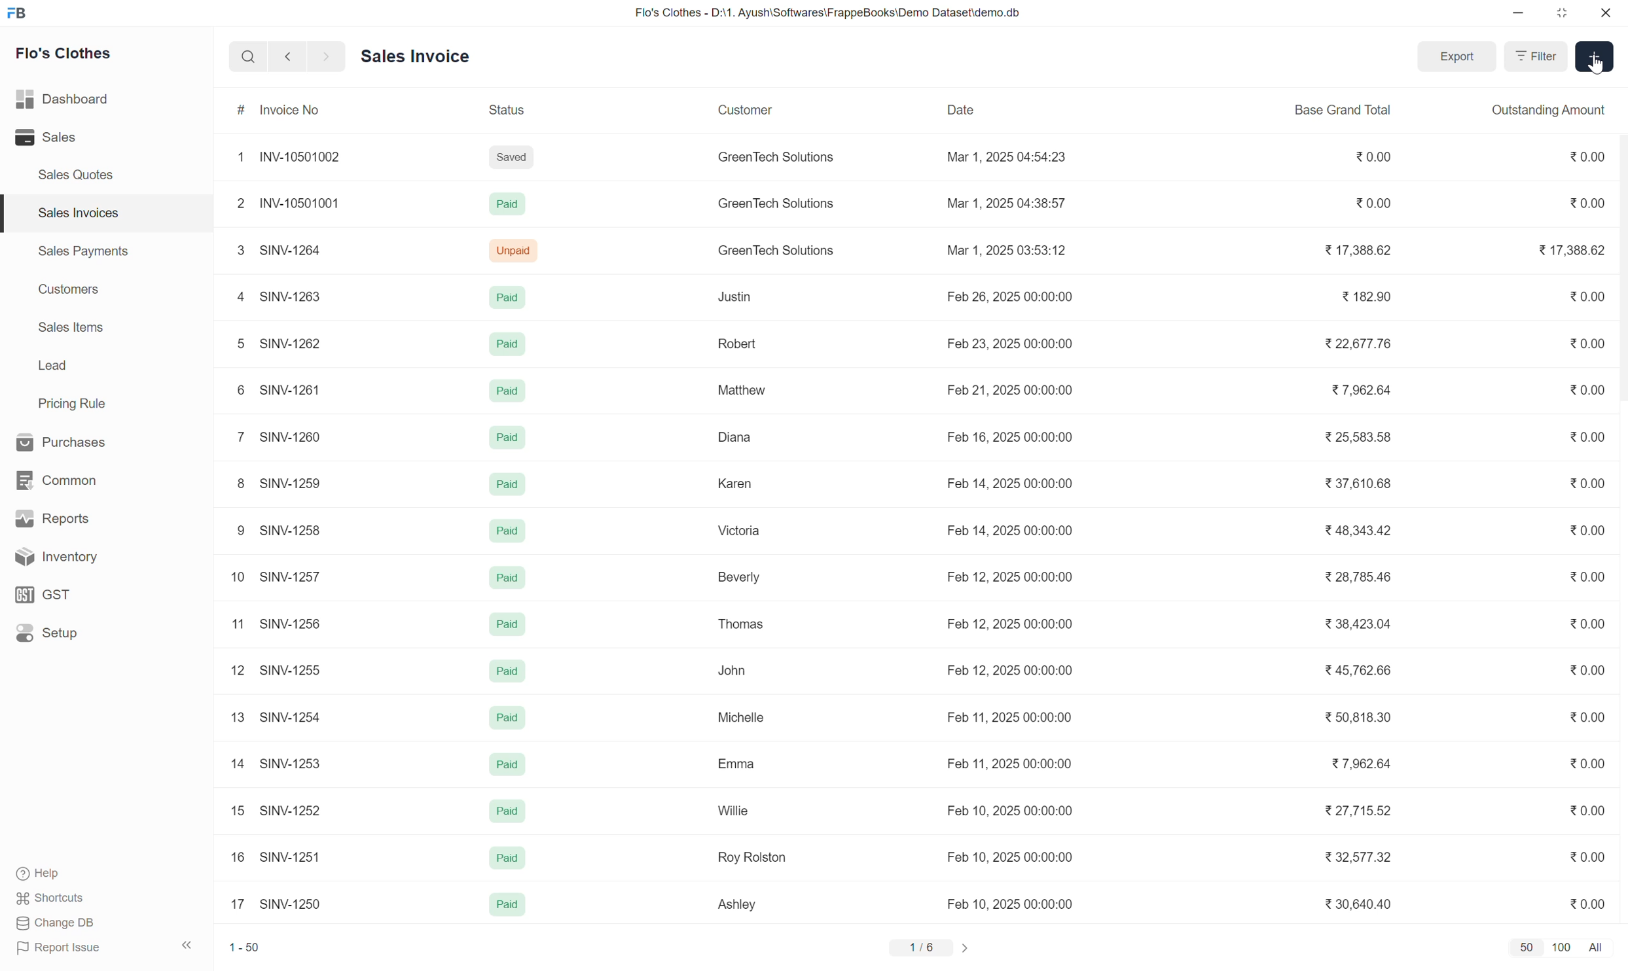  I want to click on SINV-1251, so click(287, 856).